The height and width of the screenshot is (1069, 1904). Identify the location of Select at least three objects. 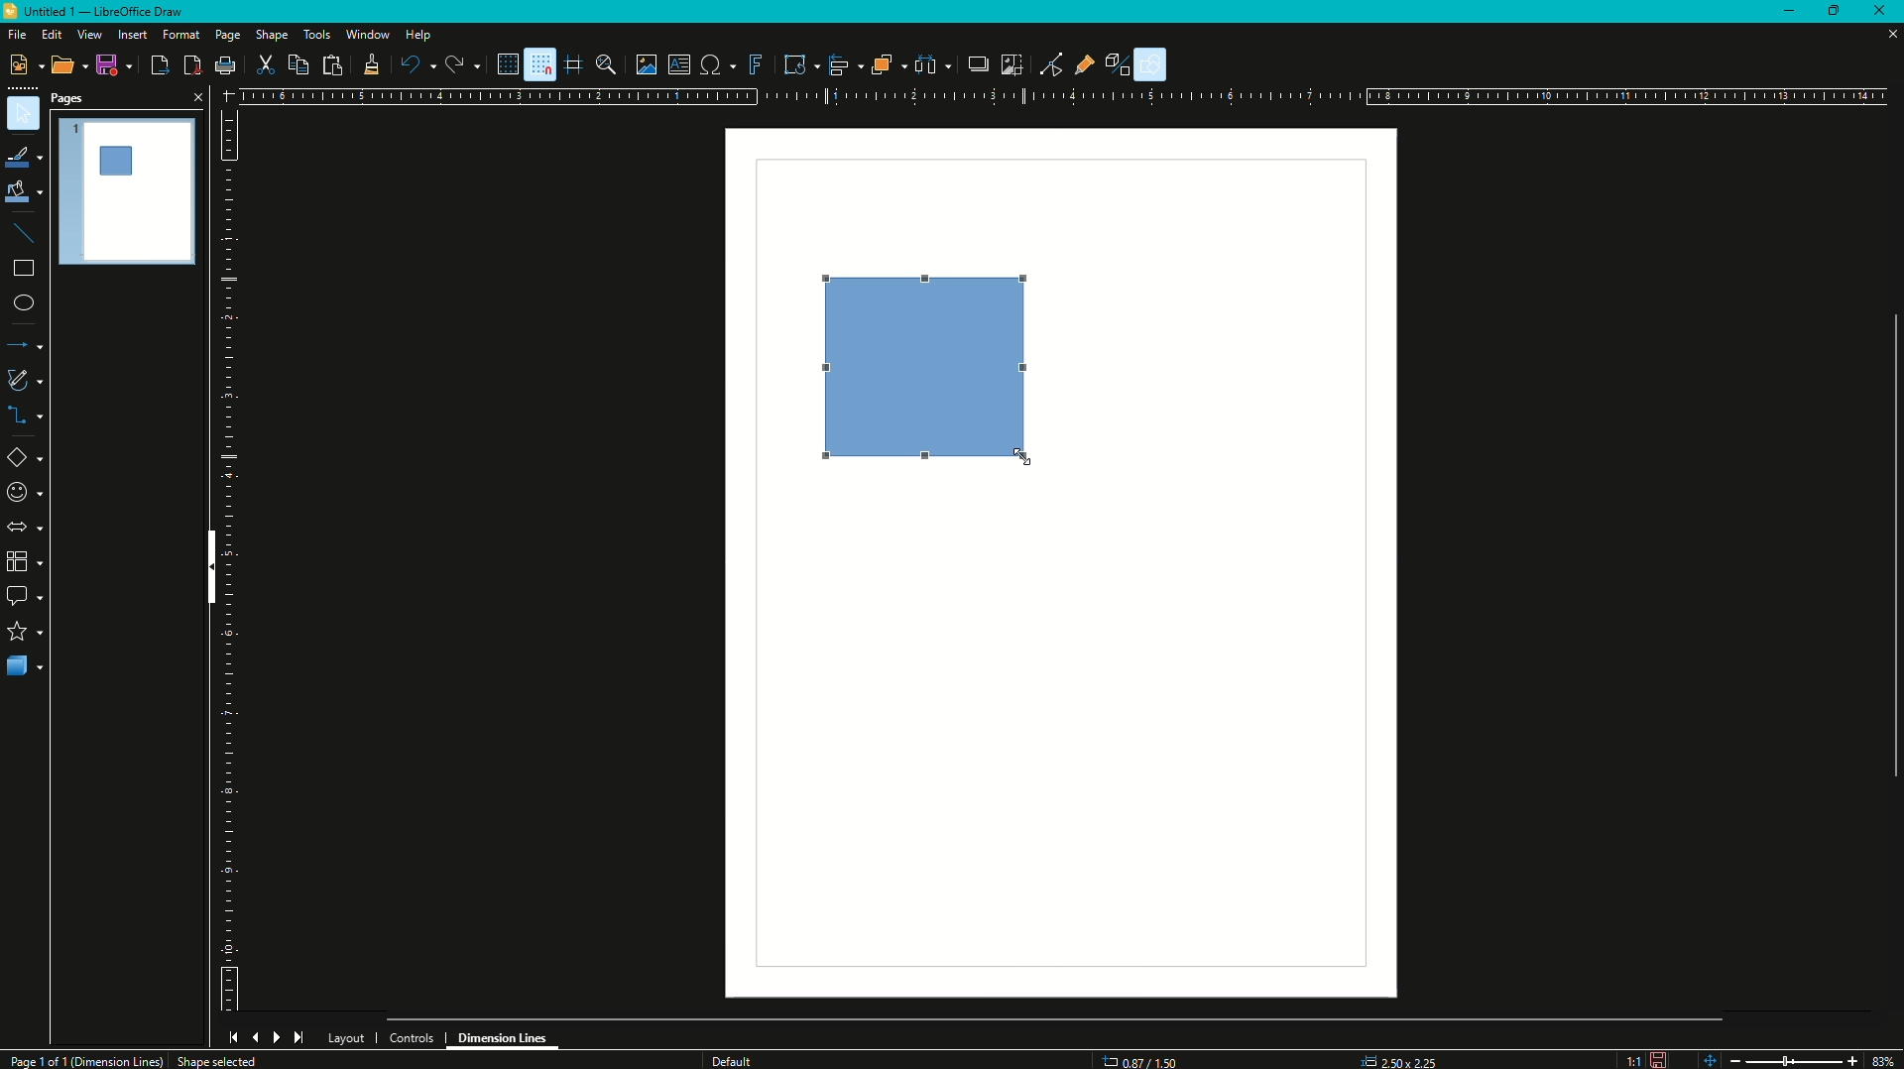
(932, 62).